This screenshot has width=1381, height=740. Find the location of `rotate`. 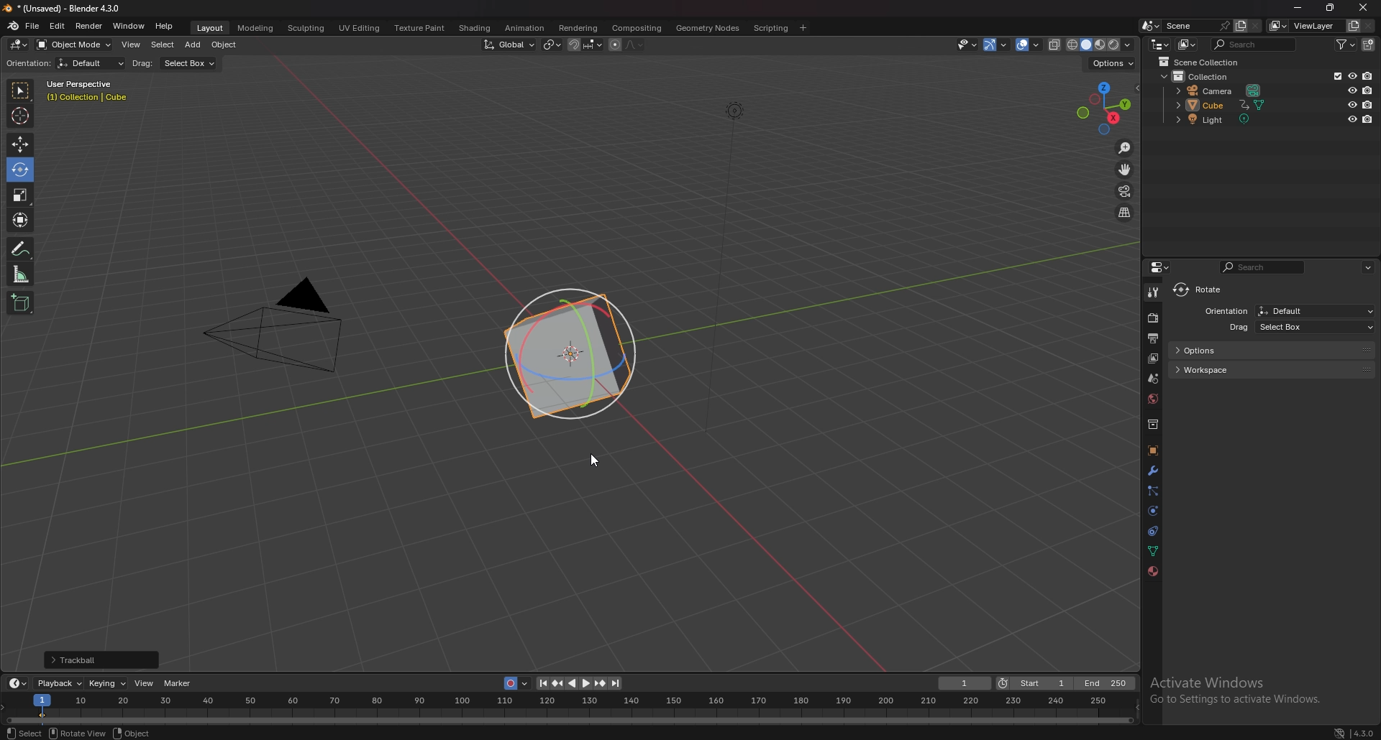

rotate is located at coordinates (19, 169).